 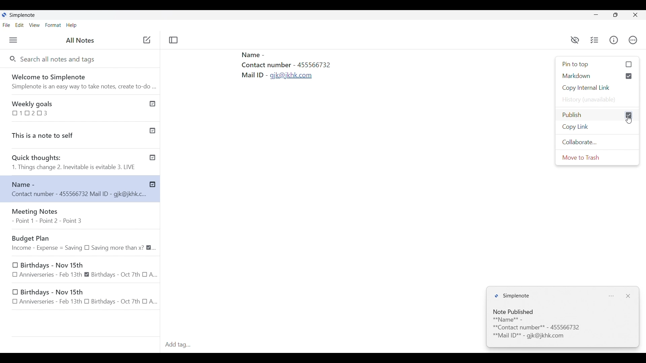 What do you see at coordinates (628, 296) in the screenshot?
I see `Close notifications window` at bounding box center [628, 296].